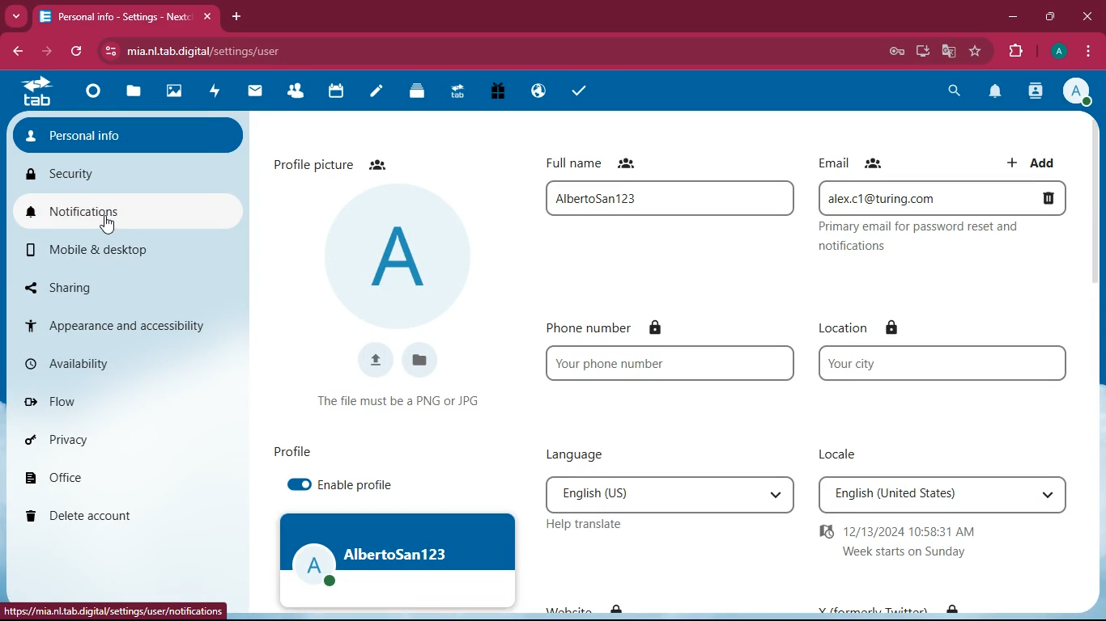 The width and height of the screenshot is (1106, 621). What do you see at coordinates (336, 92) in the screenshot?
I see `calendar` at bounding box center [336, 92].